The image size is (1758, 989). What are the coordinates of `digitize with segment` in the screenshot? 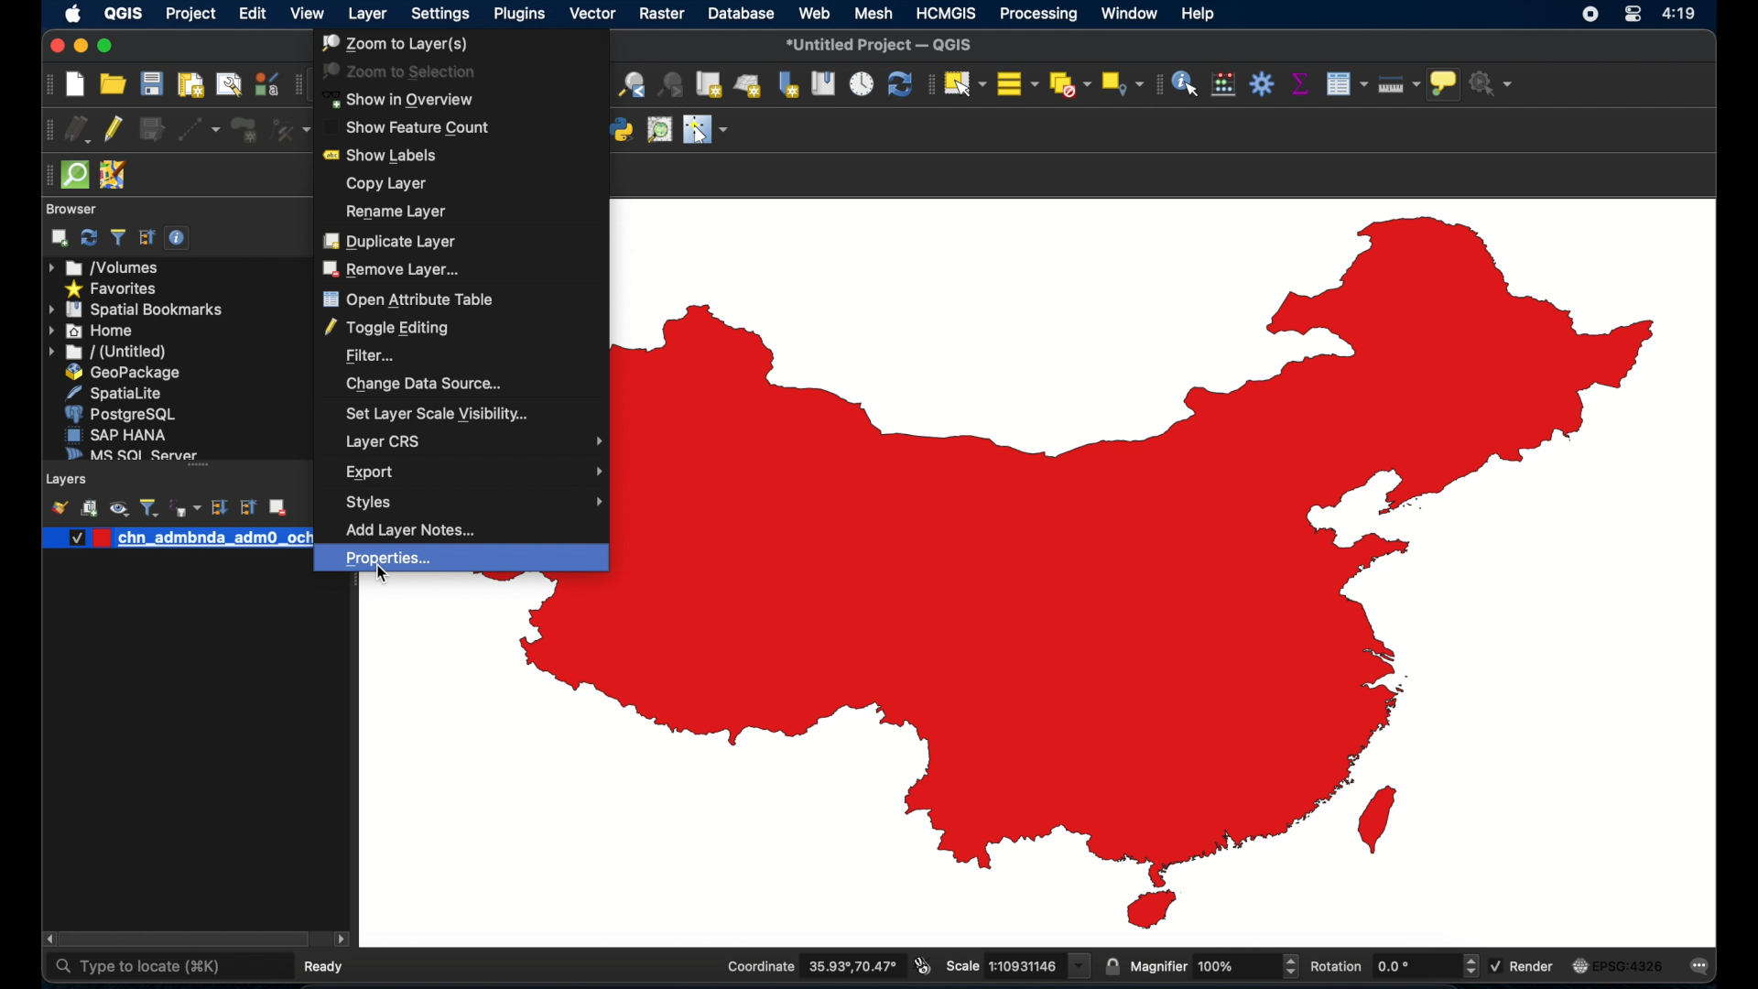 It's located at (200, 130).